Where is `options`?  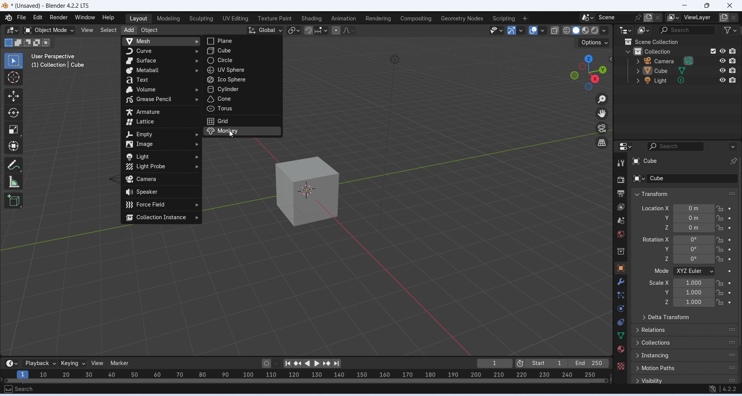 options is located at coordinates (595, 42).